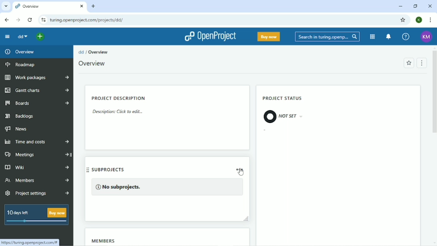 The image size is (437, 246). What do you see at coordinates (7, 37) in the screenshot?
I see `Collpase project menu` at bounding box center [7, 37].